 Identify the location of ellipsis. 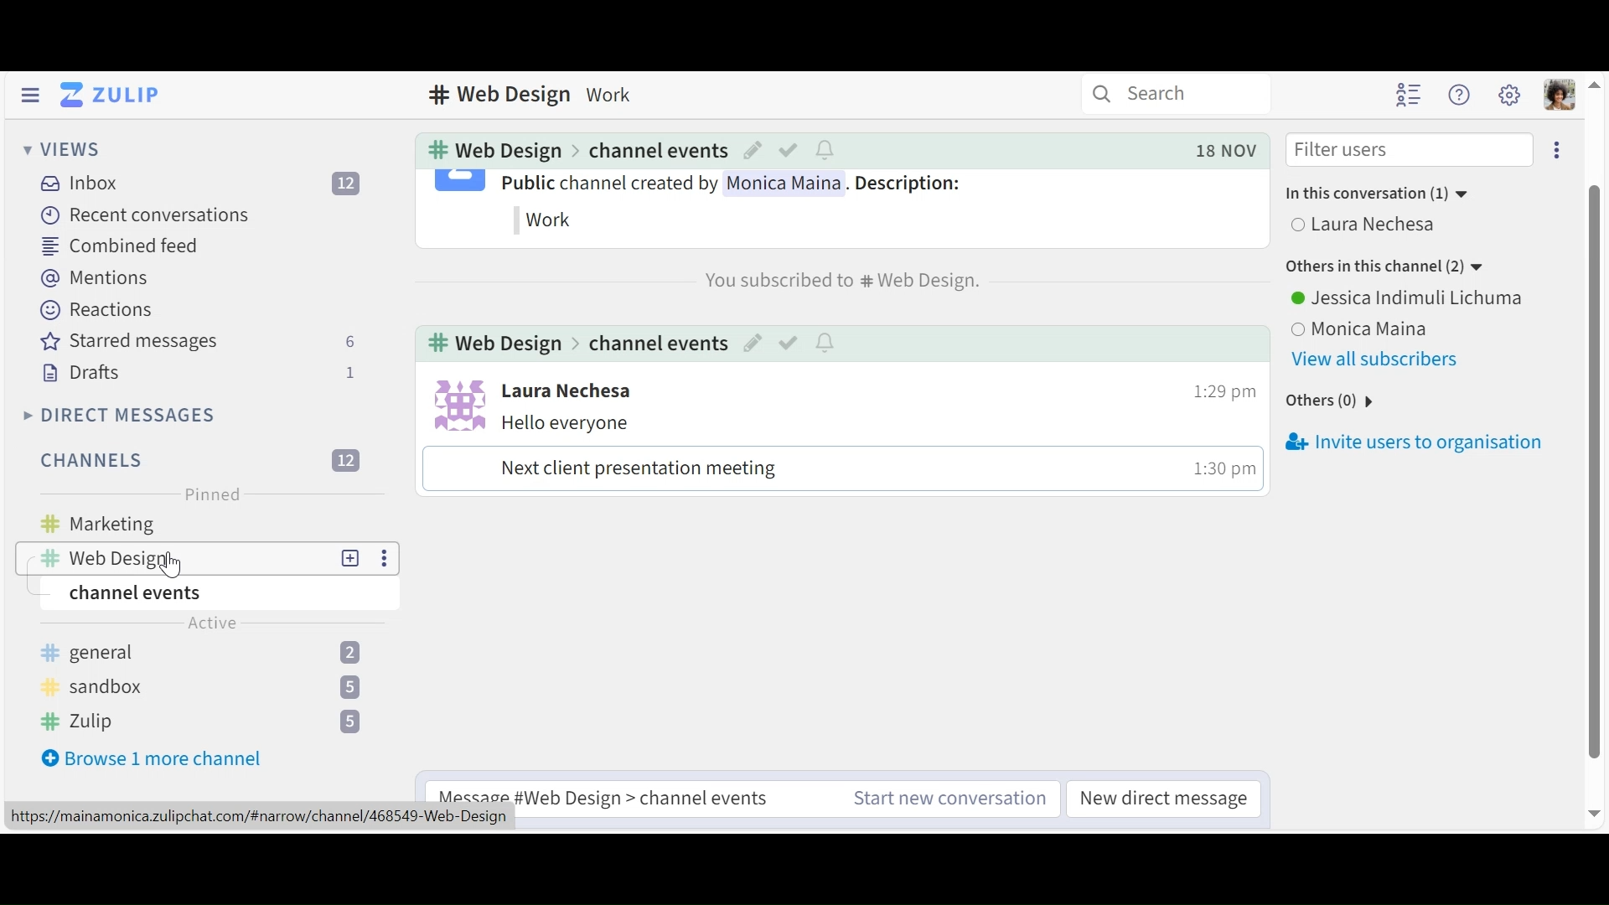
(380, 560).